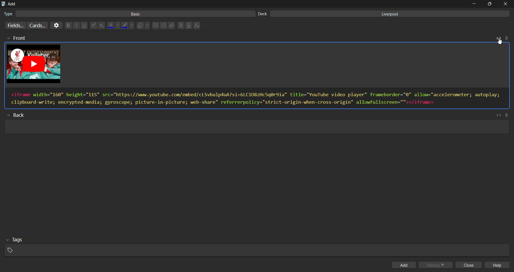  I want to click on html editor, so click(258, 99).